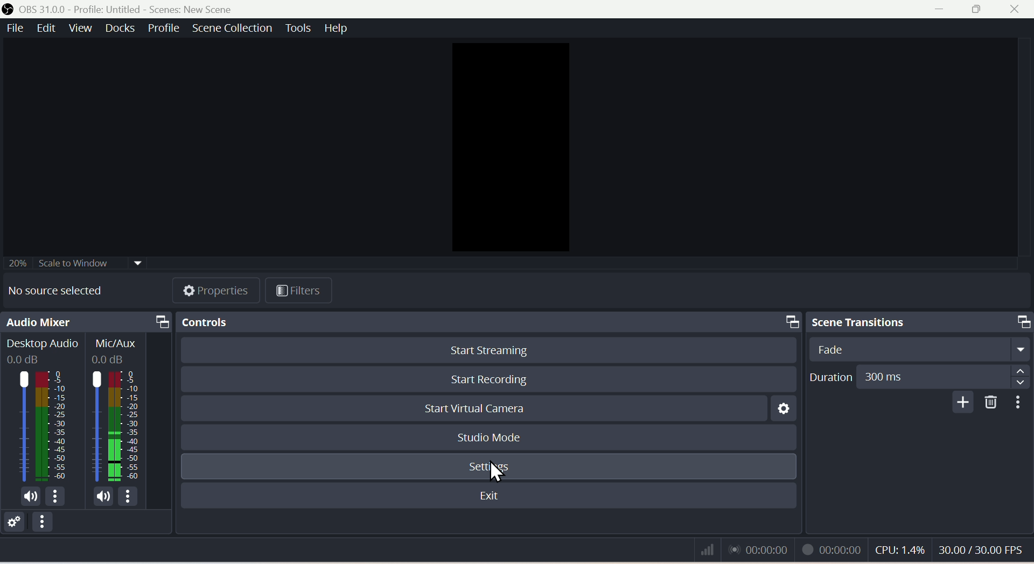  What do you see at coordinates (488, 349) in the screenshot?
I see `Start screaming` at bounding box center [488, 349].